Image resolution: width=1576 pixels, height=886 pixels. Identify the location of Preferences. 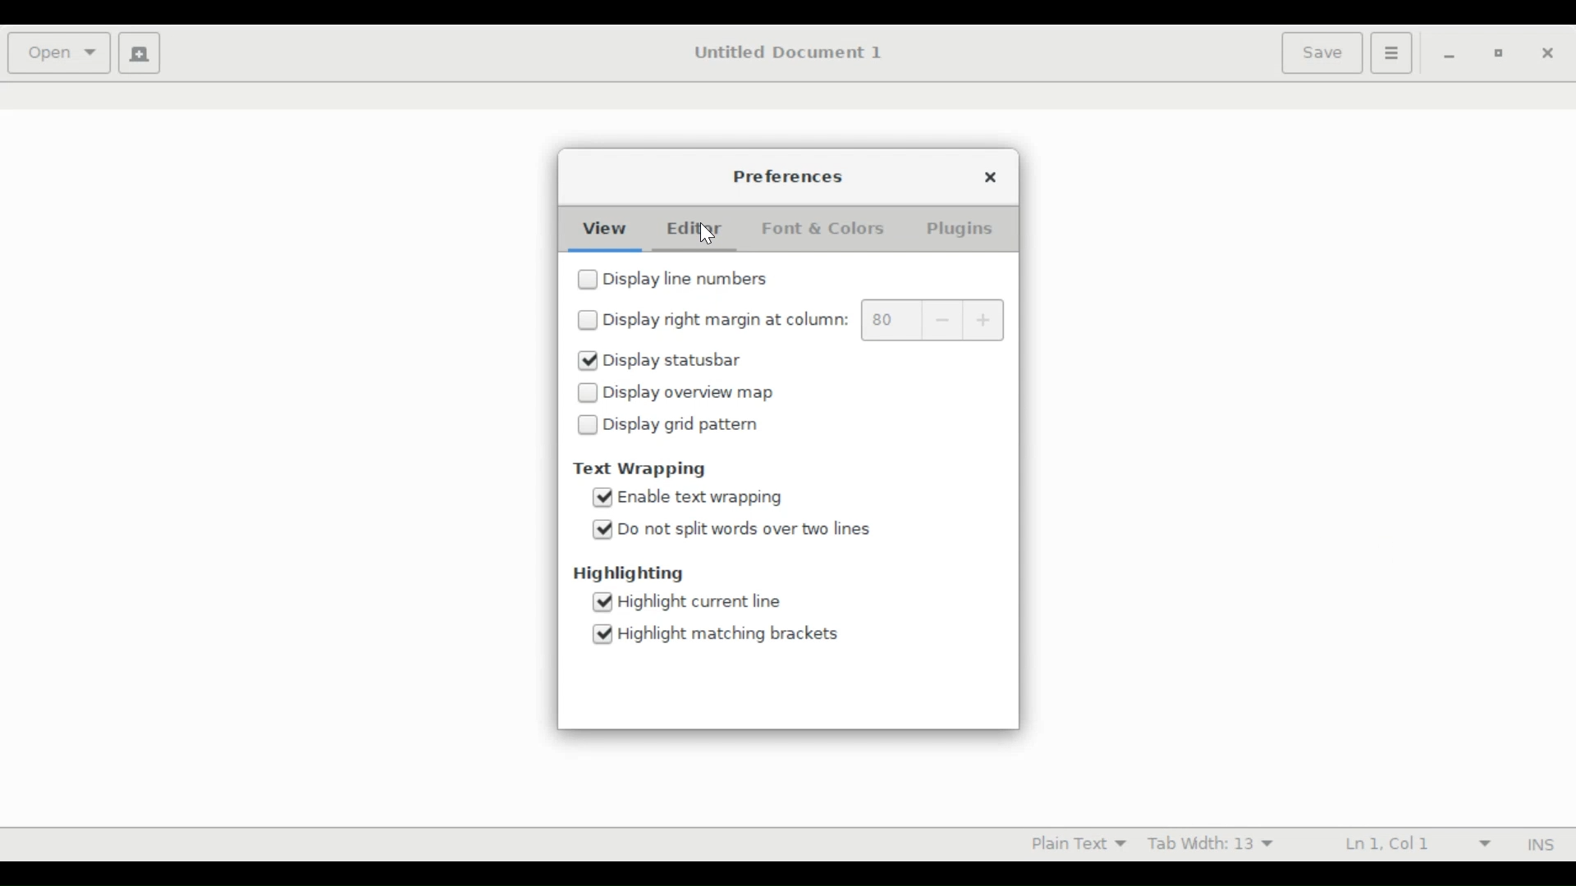
(789, 176).